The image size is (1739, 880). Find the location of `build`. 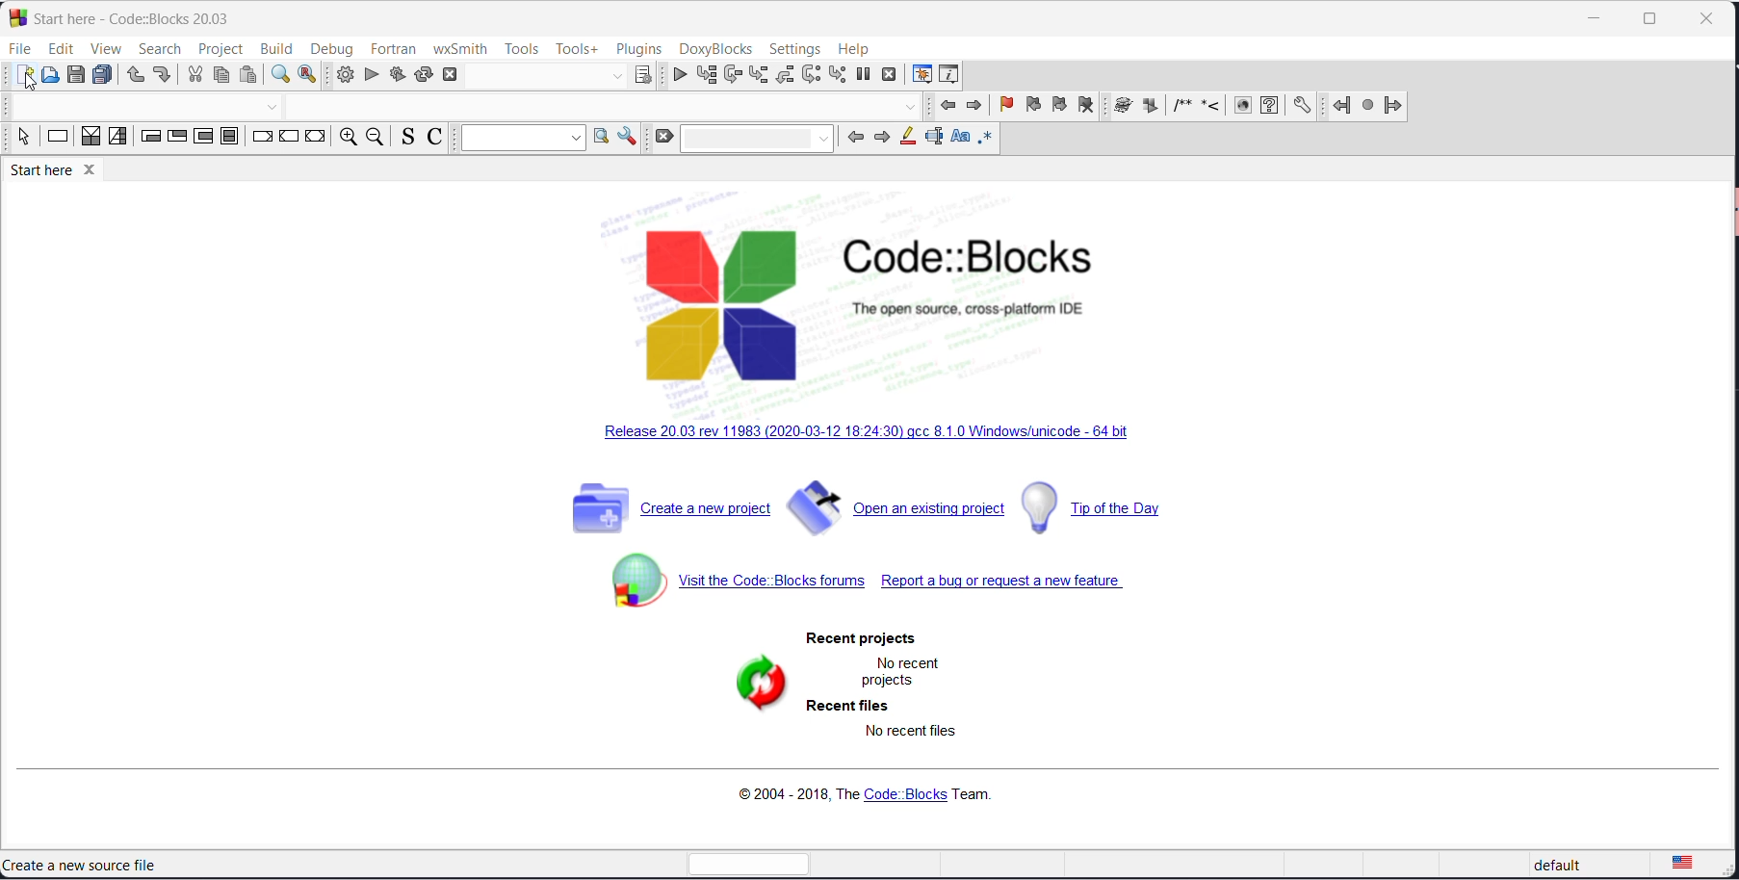

build is located at coordinates (341, 76).